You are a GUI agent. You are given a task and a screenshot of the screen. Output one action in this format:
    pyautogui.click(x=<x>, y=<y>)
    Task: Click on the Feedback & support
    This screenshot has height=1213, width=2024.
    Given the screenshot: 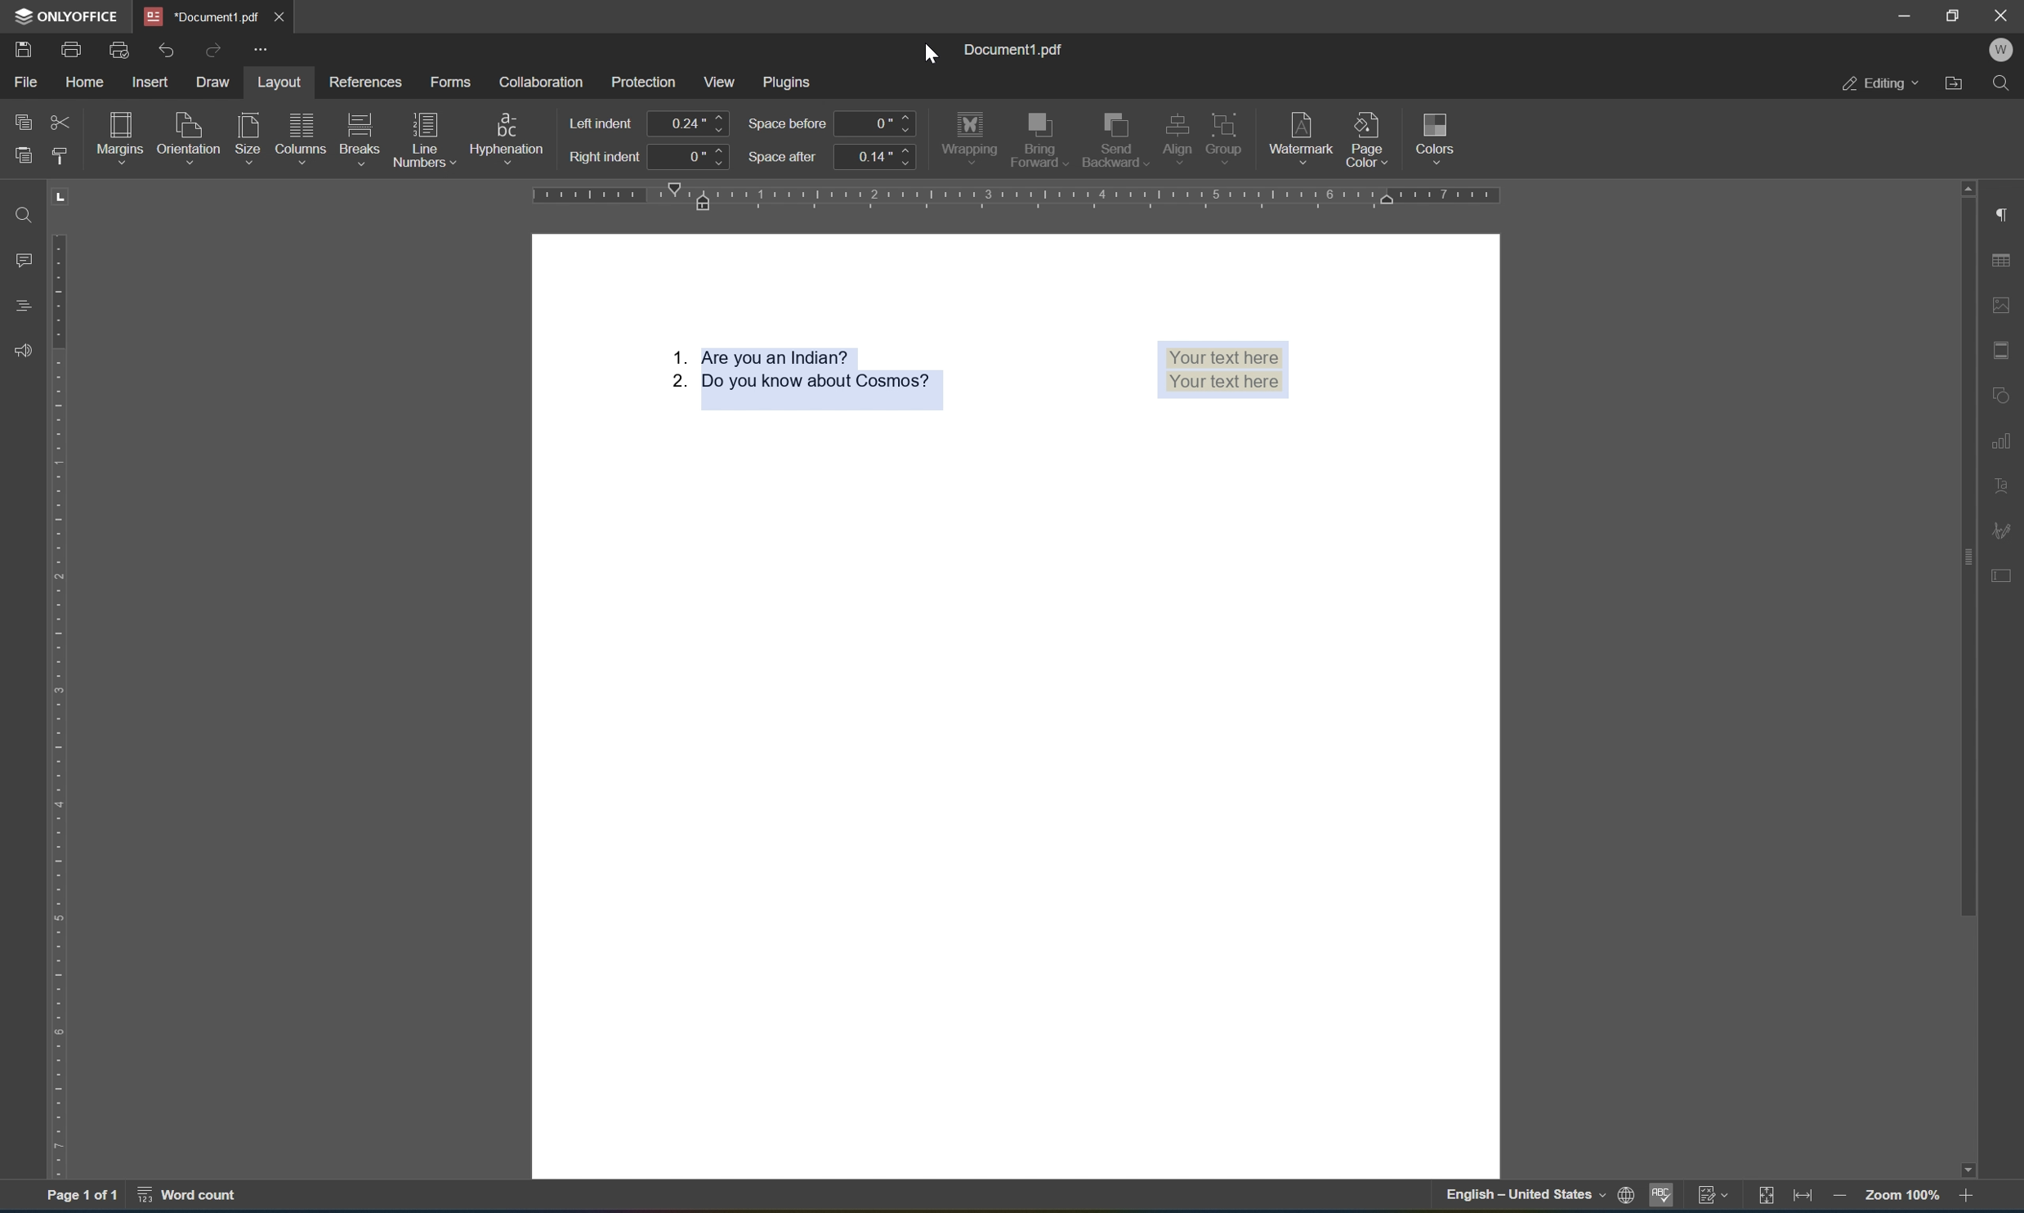 What is the action you would take?
    pyautogui.click(x=23, y=350)
    